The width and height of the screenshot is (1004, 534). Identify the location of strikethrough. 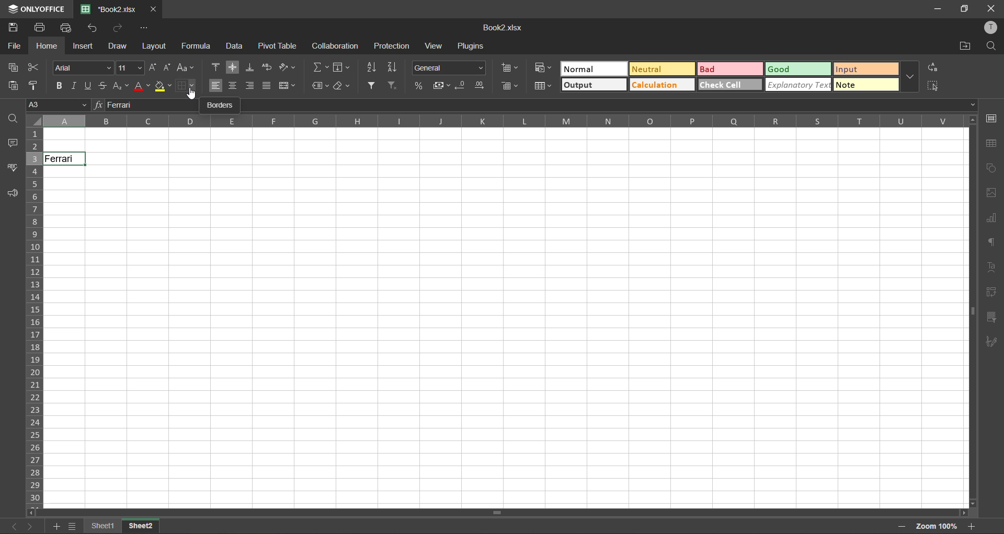
(104, 85).